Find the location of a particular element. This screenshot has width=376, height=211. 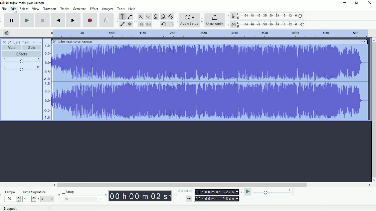

Record meter is located at coordinates (267, 16).